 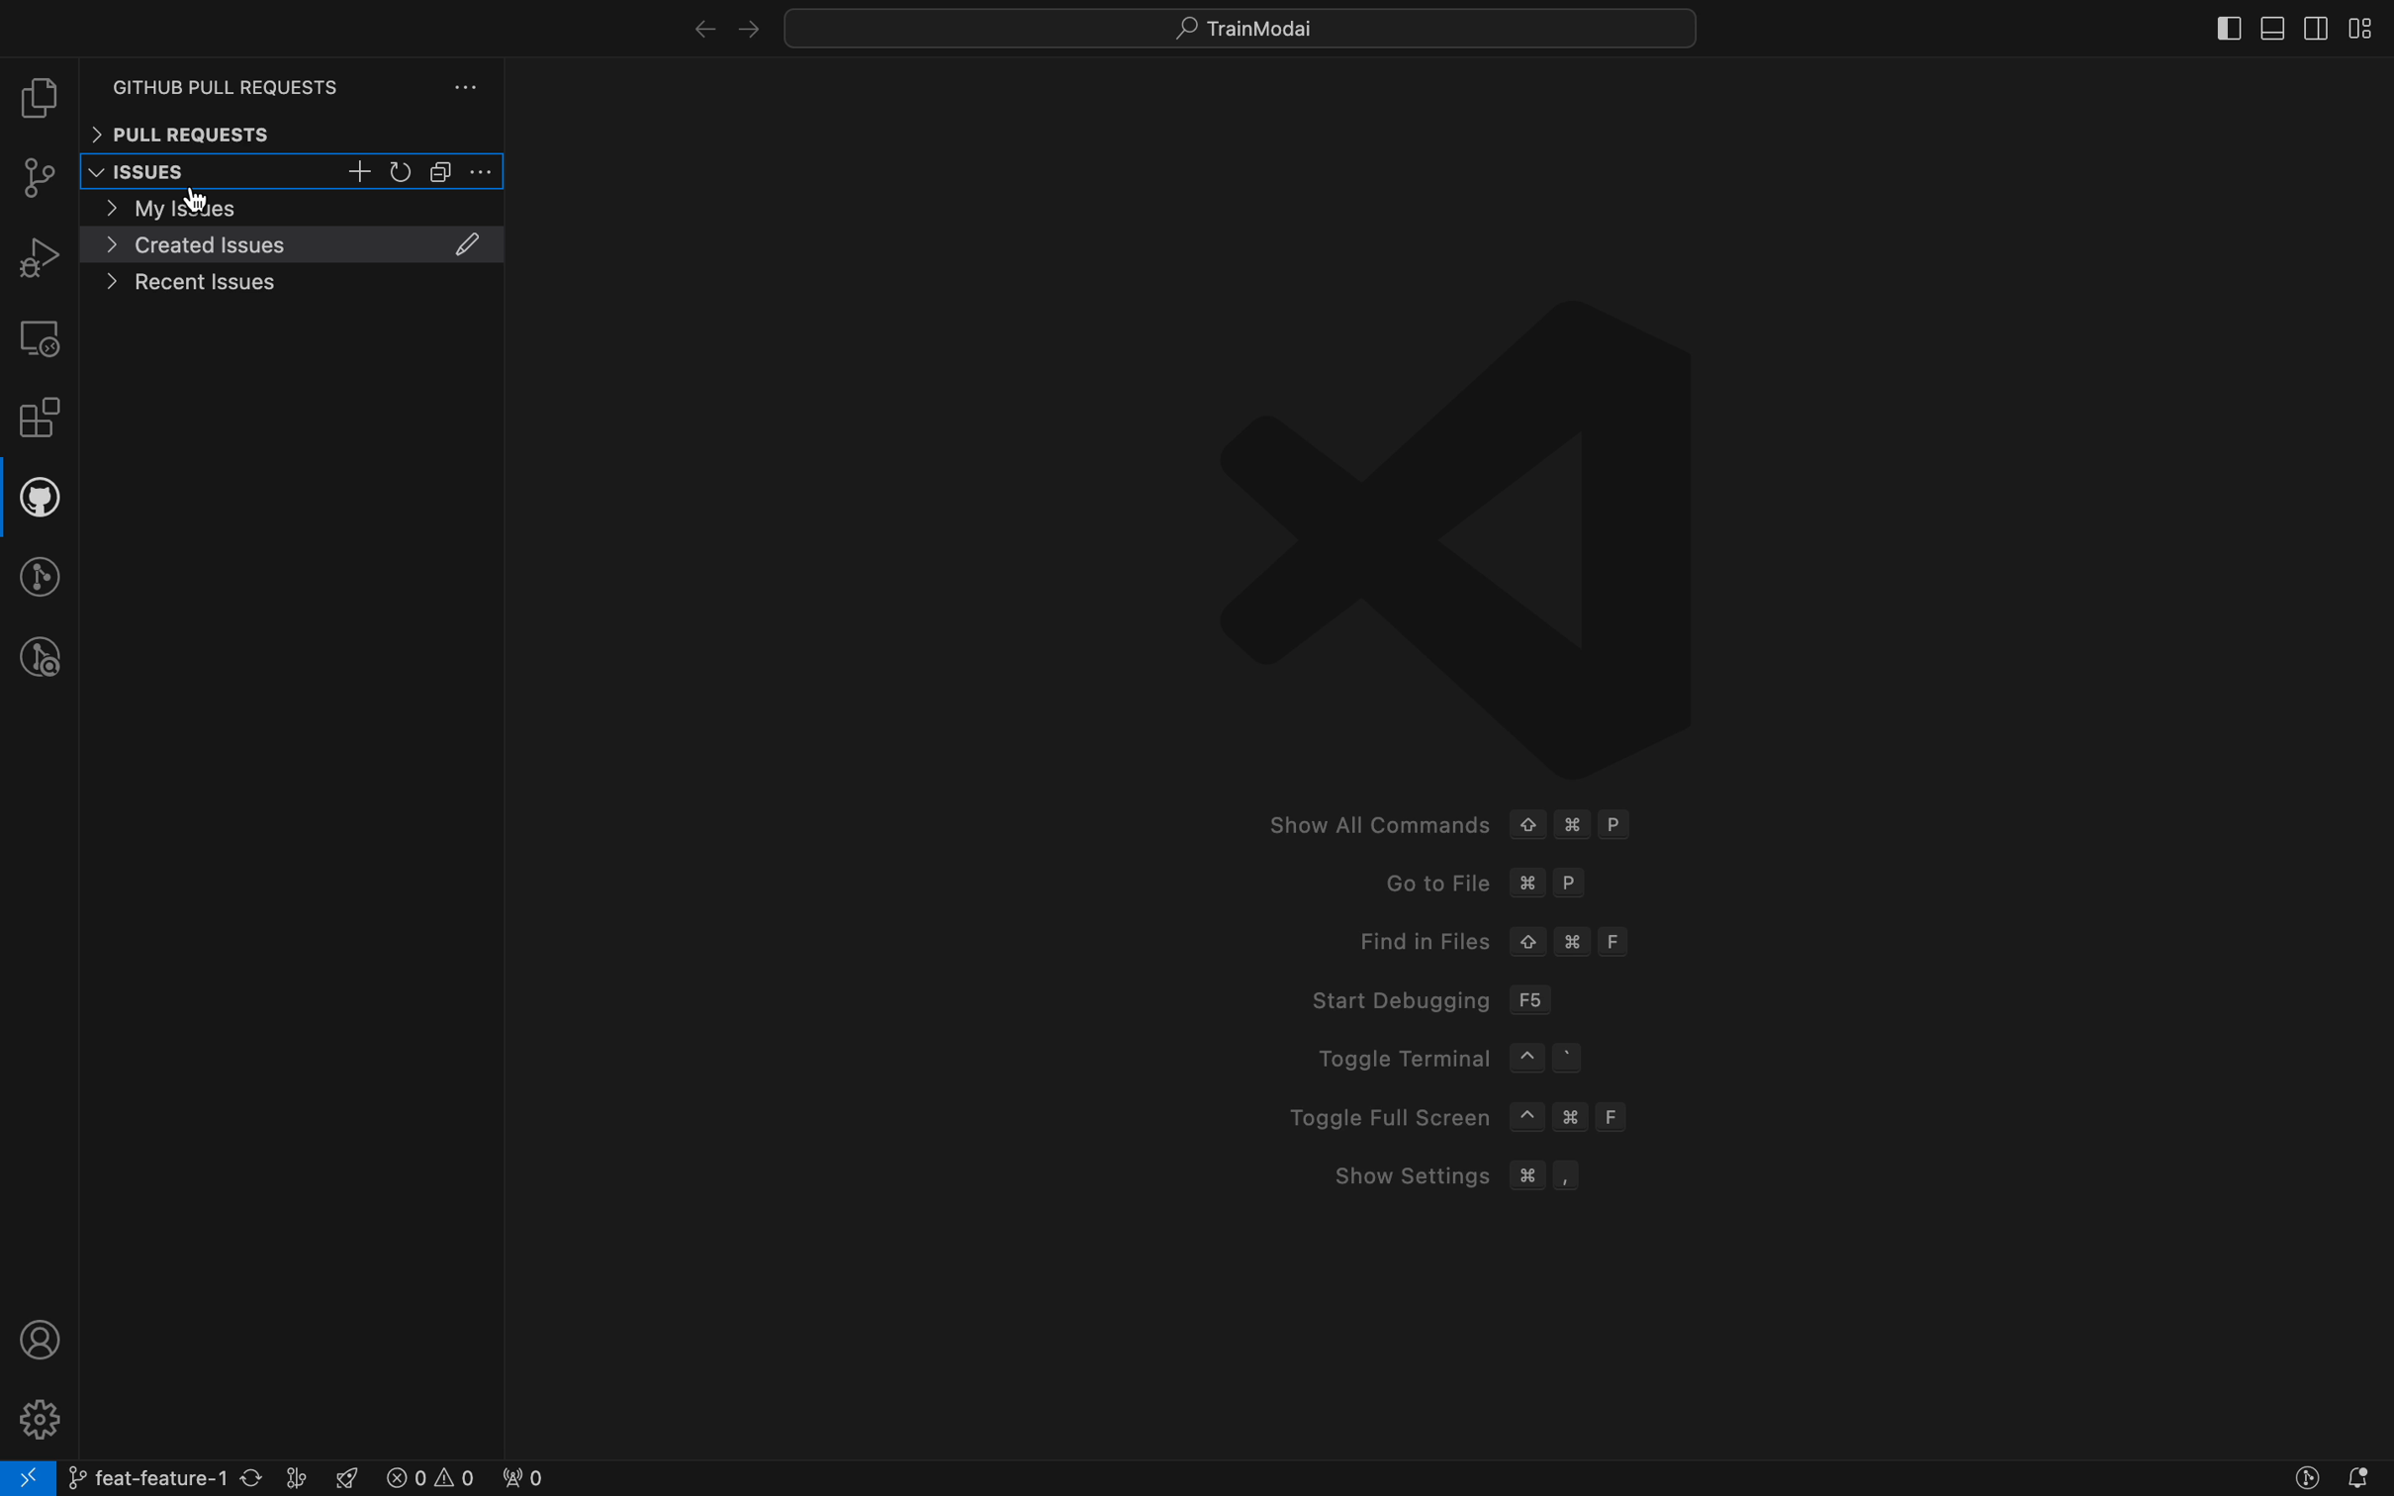 What do you see at coordinates (207, 202) in the screenshot?
I see `cursor` at bounding box center [207, 202].